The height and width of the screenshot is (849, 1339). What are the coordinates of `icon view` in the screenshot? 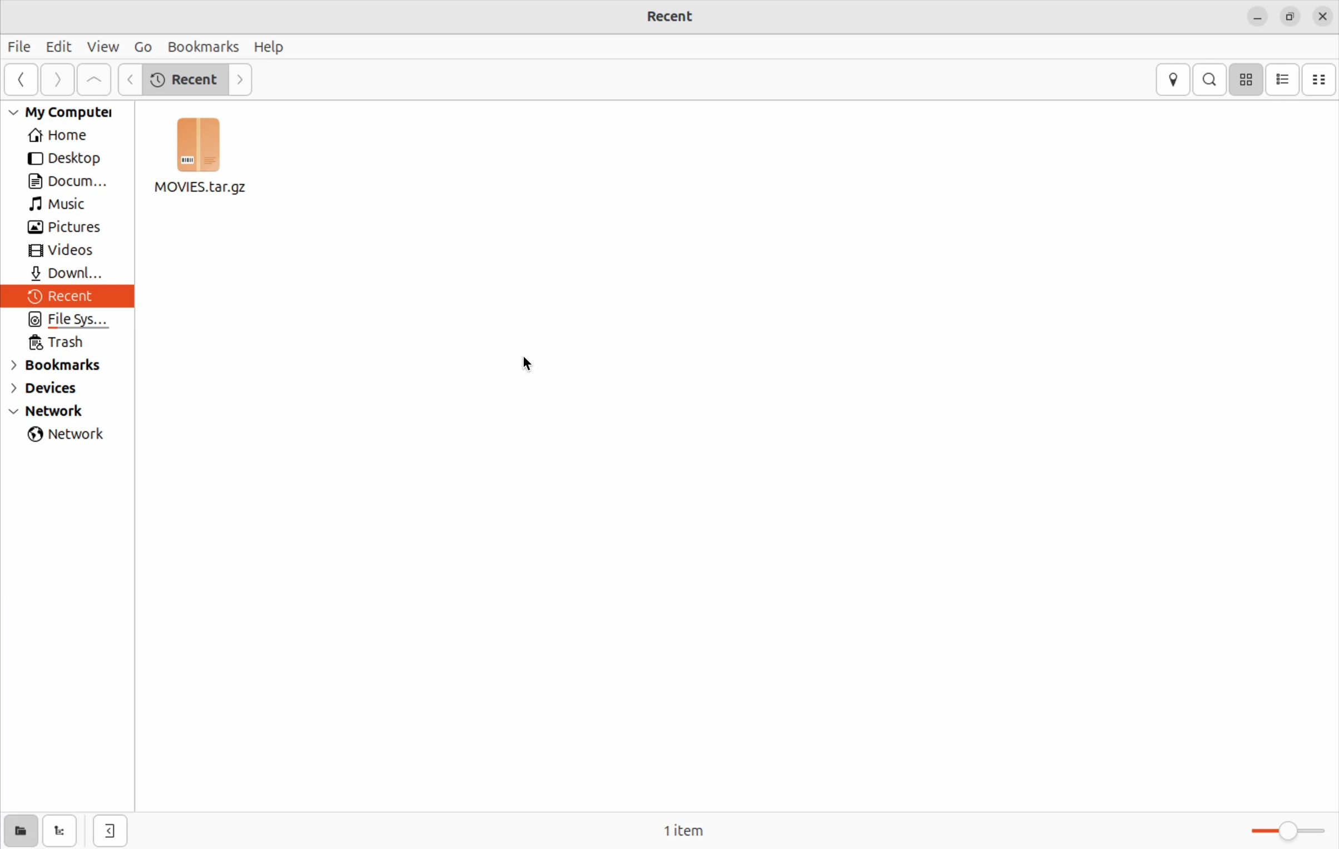 It's located at (1247, 80).